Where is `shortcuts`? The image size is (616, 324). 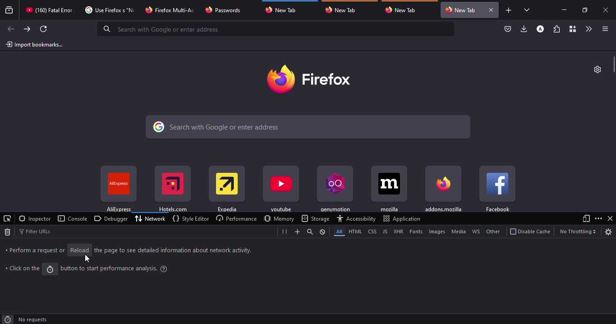
shortcuts is located at coordinates (227, 190).